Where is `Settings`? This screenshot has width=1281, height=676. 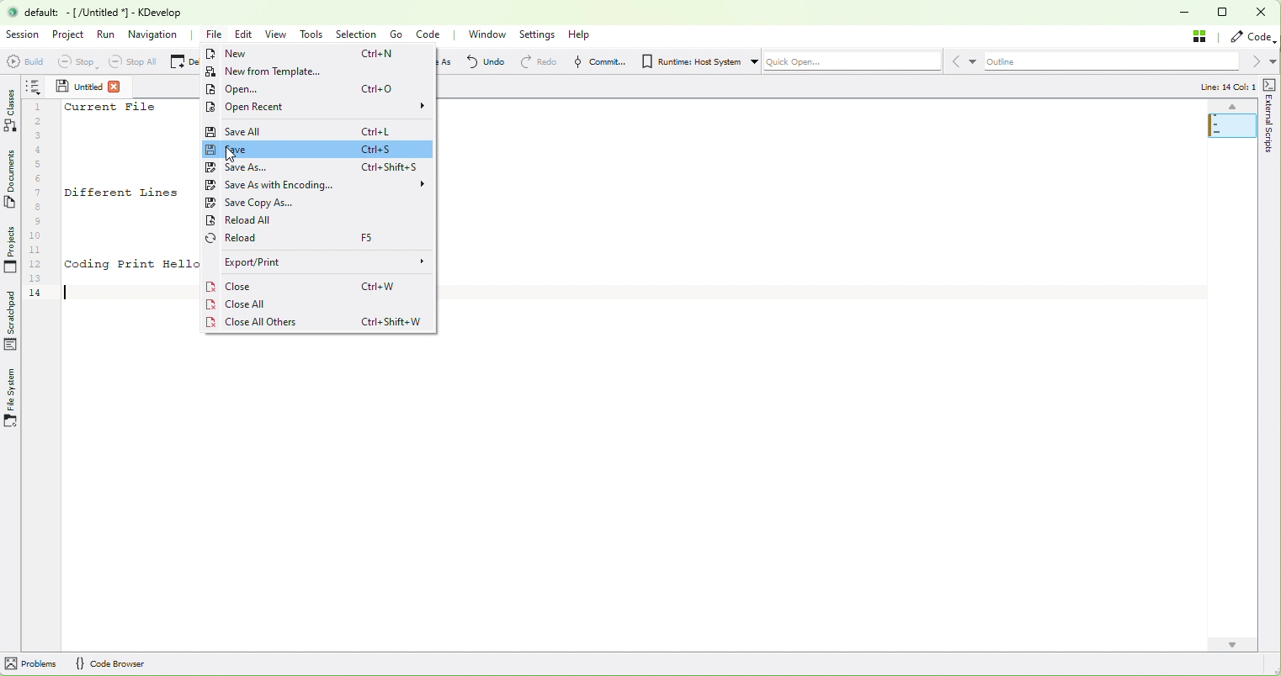
Settings is located at coordinates (540, 35).